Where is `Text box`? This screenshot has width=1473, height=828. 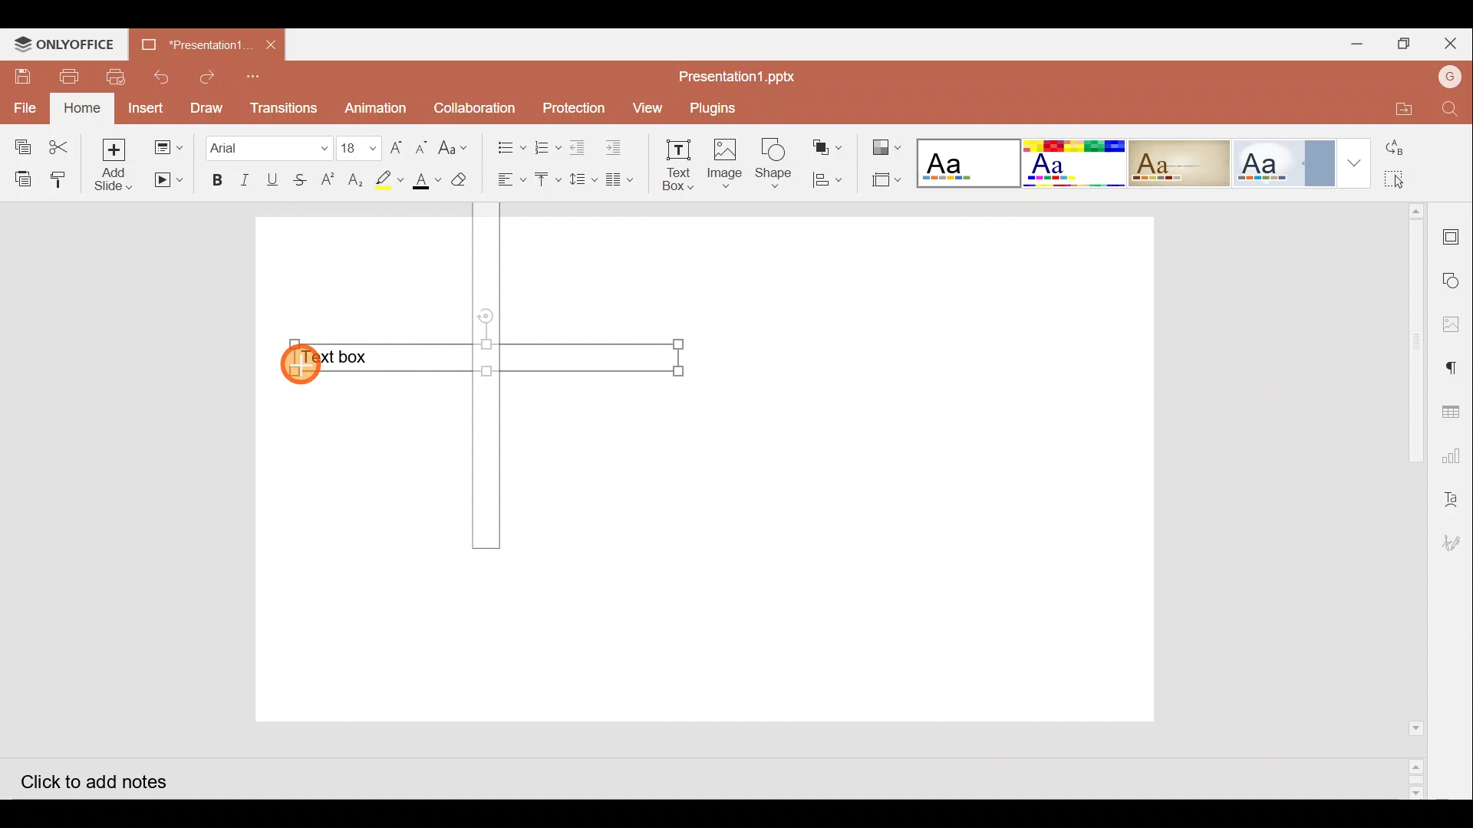
Text box is located at coordinates (484, 362).